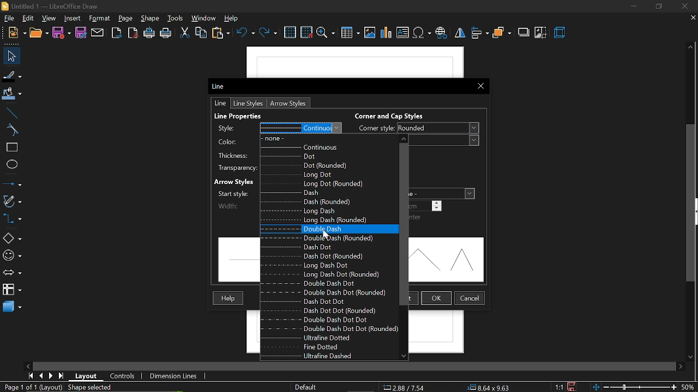 Image resolution: width=698 pixels, height=392 pixels. What do you see at coordinates (42, 376) in the screenshot?
I see `previous page` at bounding box center [42, 376].